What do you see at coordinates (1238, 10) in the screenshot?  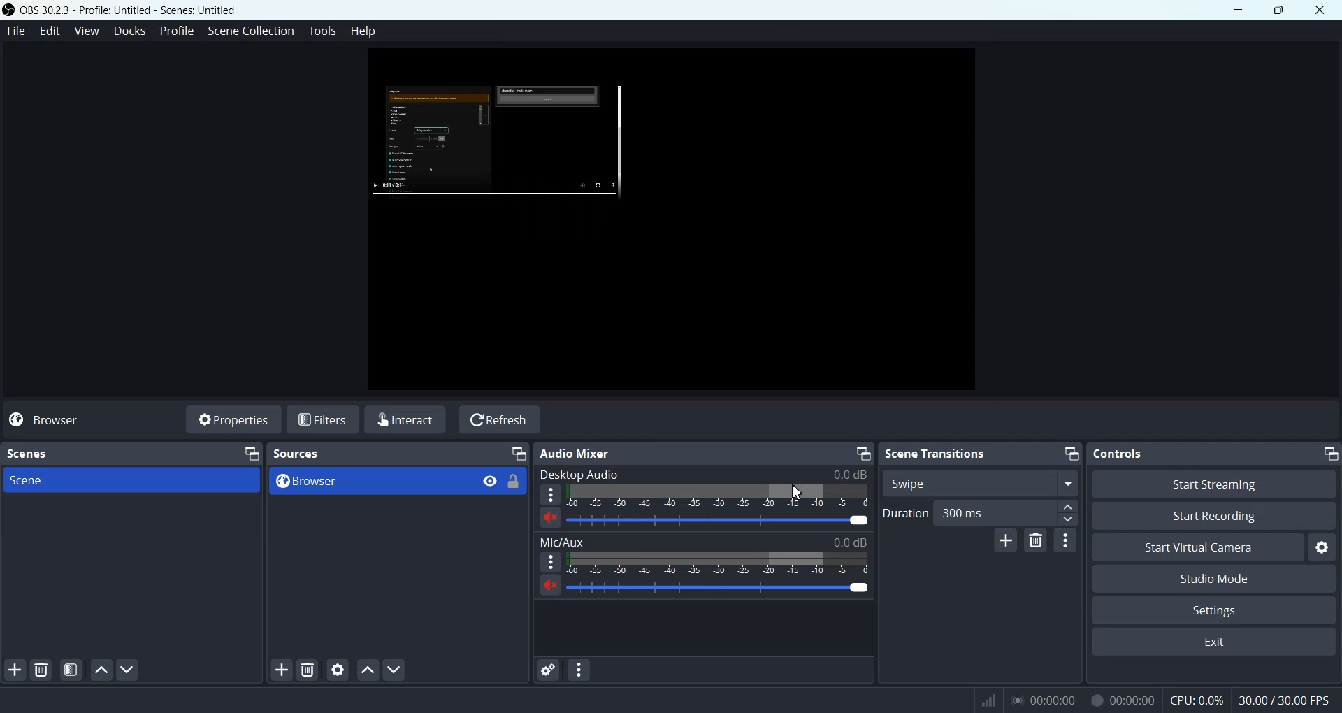 I see `Minimize` at bounding box center [1238, 10].